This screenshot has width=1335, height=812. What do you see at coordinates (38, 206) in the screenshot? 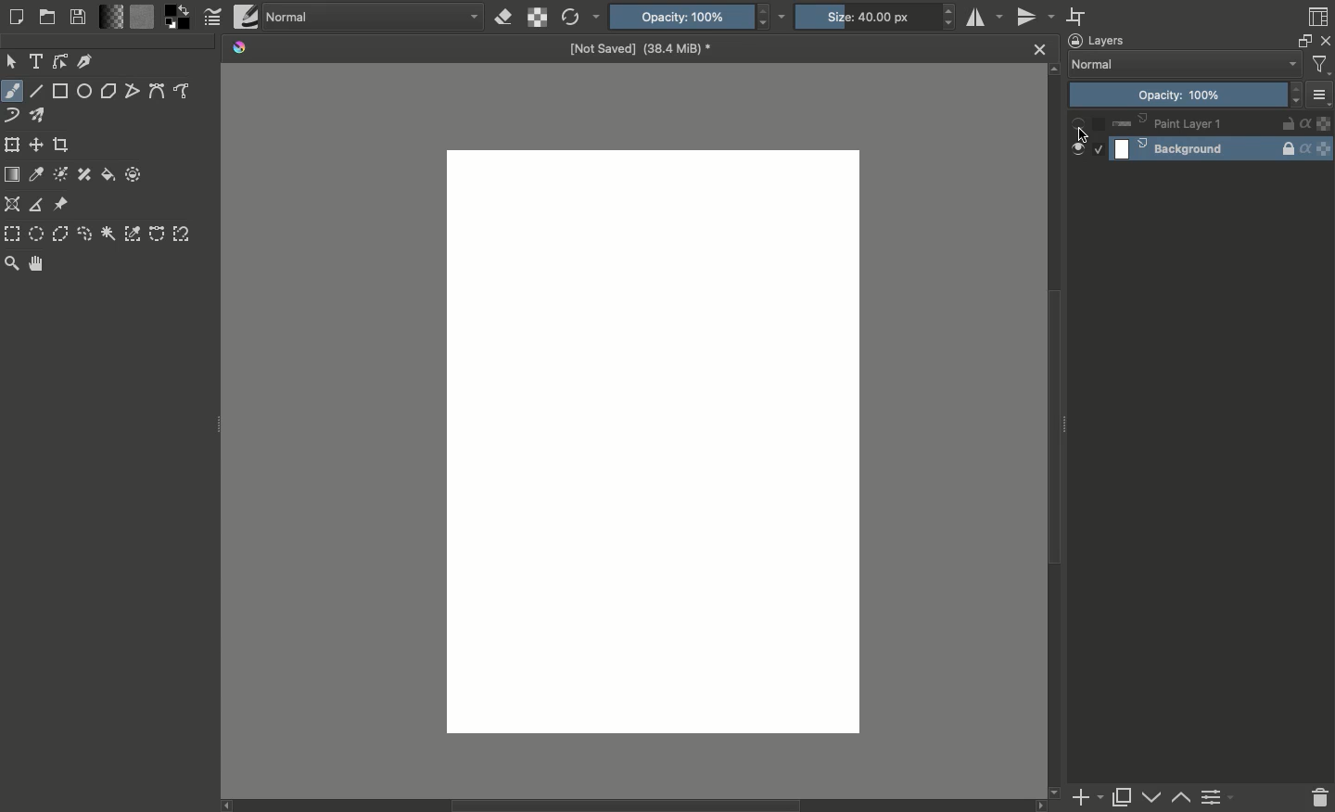
I see `Measure the distance` at bounding box center [38, 206].